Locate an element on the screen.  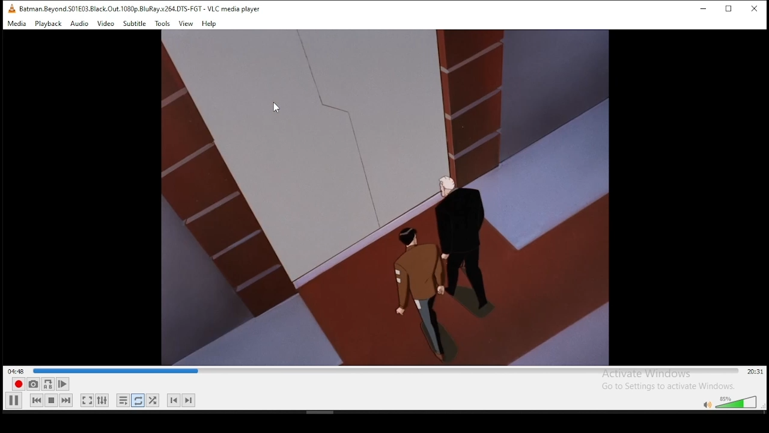
Capture Screenshot  is located at coordinates (33, 384).